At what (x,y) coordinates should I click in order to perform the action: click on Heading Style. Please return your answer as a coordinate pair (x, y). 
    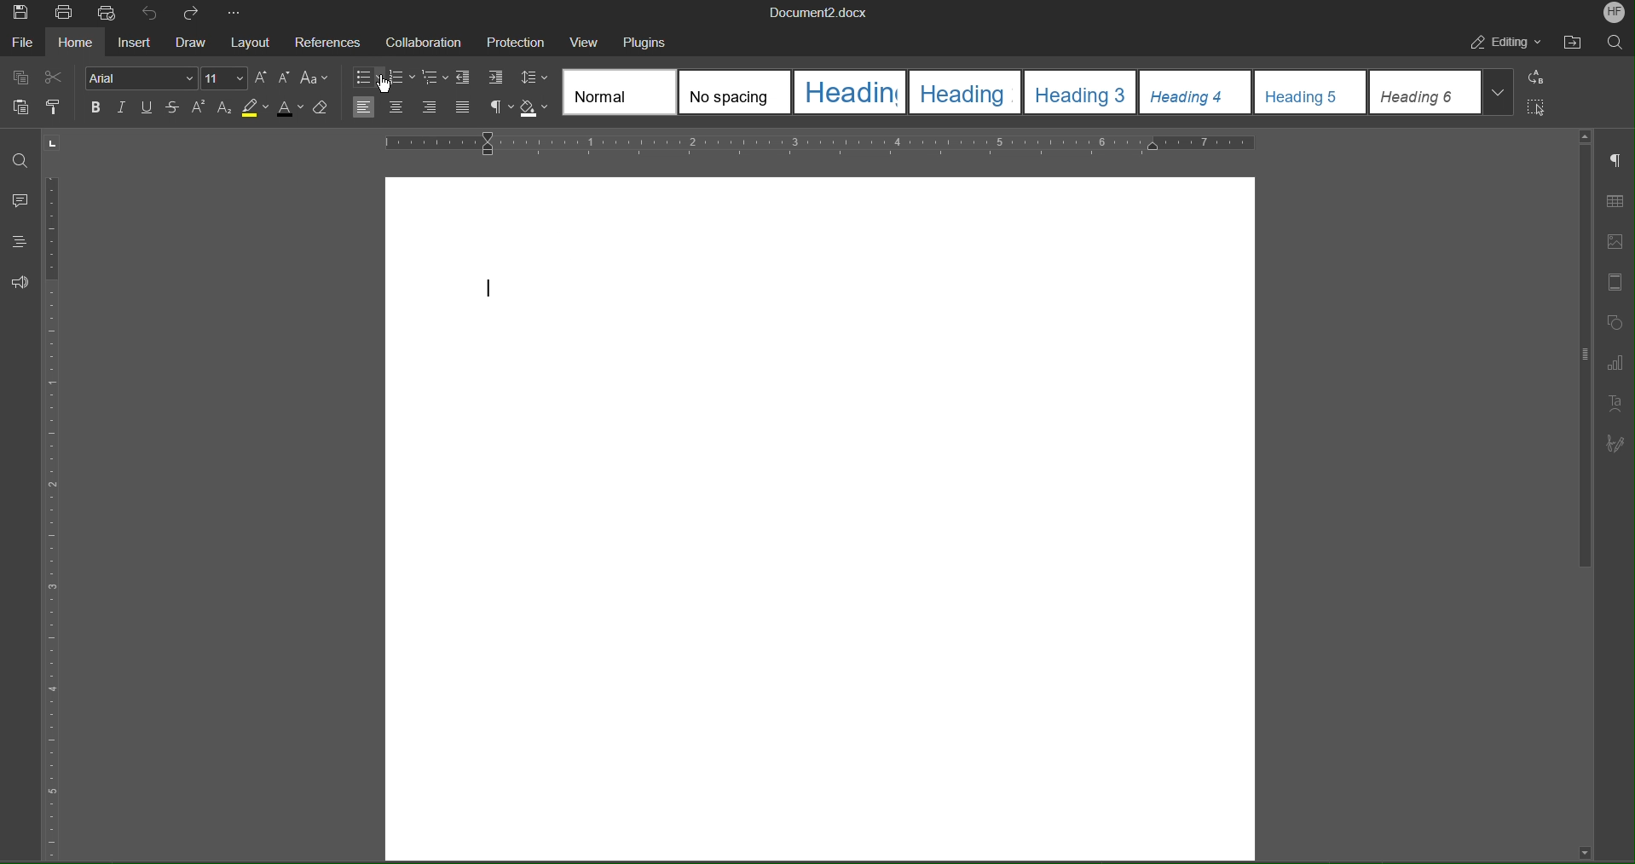
    Looking at the image, I should click on (1041, 93).